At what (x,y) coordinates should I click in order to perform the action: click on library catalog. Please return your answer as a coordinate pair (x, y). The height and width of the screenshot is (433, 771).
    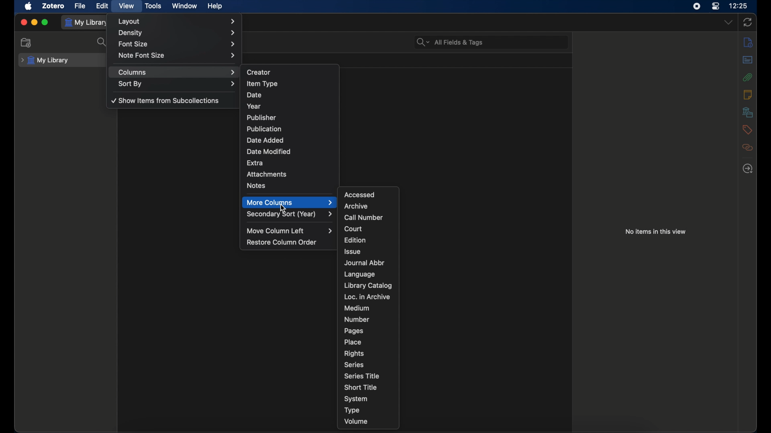
    Looking at the image, I should click on (369, 286).